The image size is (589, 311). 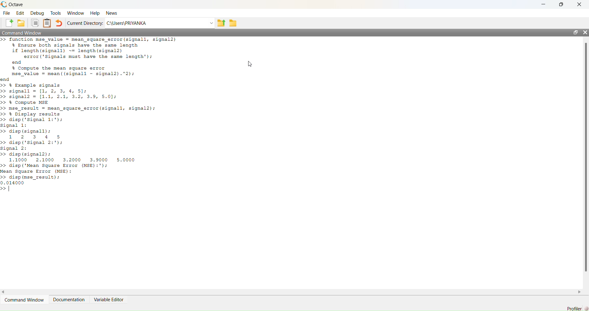 I want to click on scrollbar, so click(x=585, y=159).